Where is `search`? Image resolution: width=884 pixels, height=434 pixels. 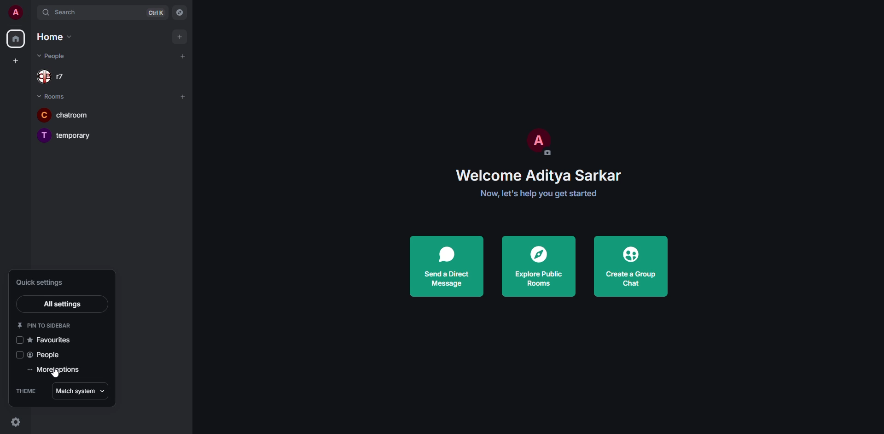
search is located at coordinates (67, 12).